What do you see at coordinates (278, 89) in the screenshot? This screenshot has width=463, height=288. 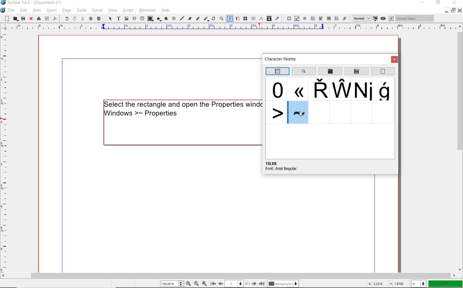 I see `glyphs` at bounding box center [278, 89].